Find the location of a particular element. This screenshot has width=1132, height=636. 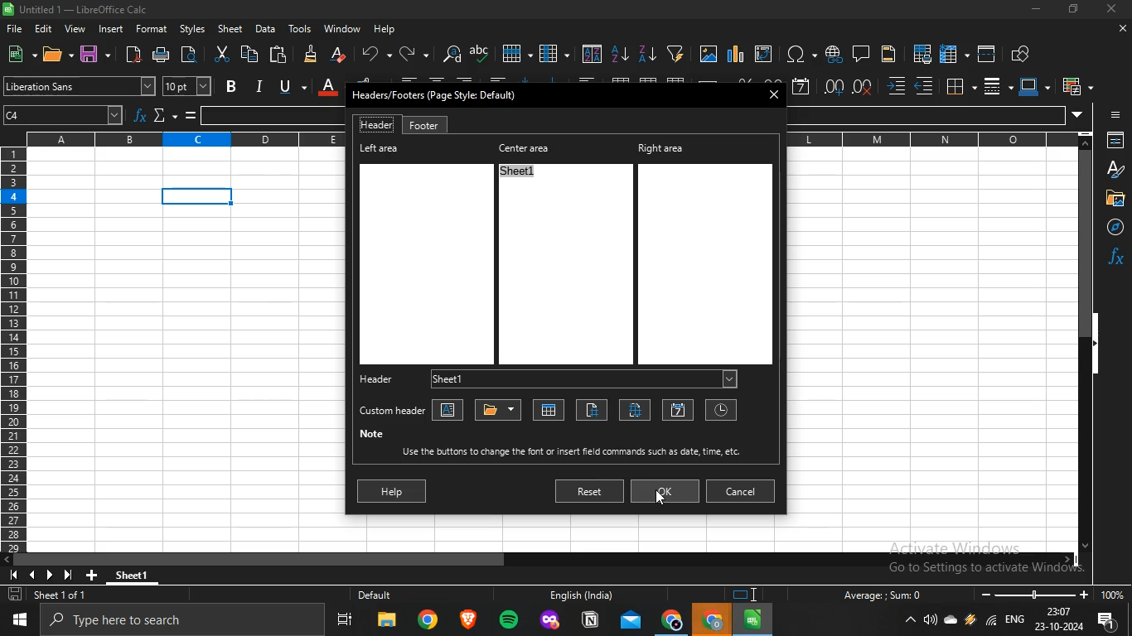

google chrome is located at coordinates (672, 621).